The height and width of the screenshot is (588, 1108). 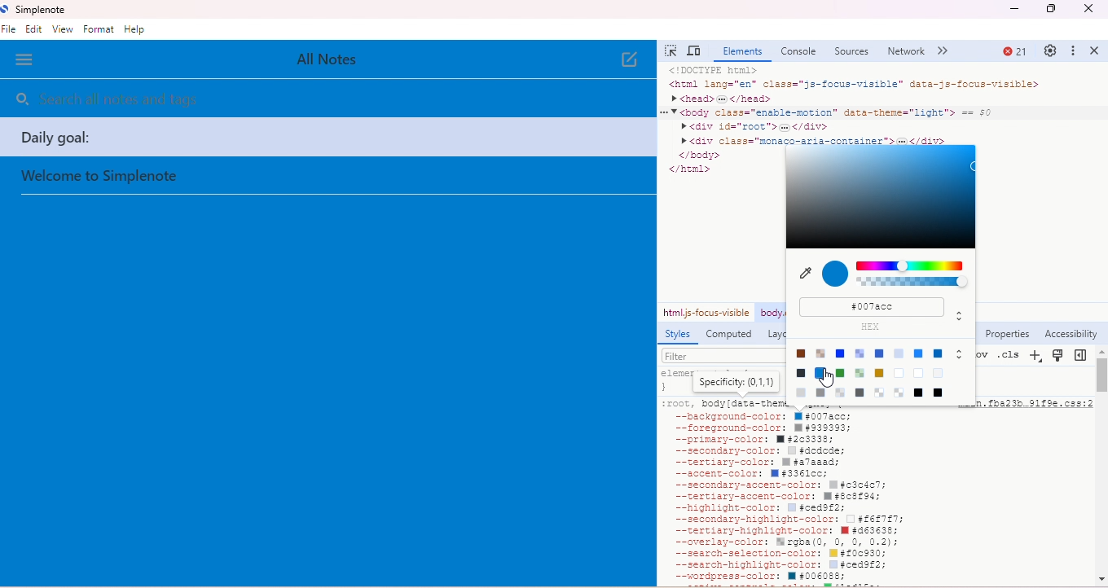 What do you see at coordinates (754, 463) in the screenshot?
I see `tertiary color` at bounding box center [754, 463].